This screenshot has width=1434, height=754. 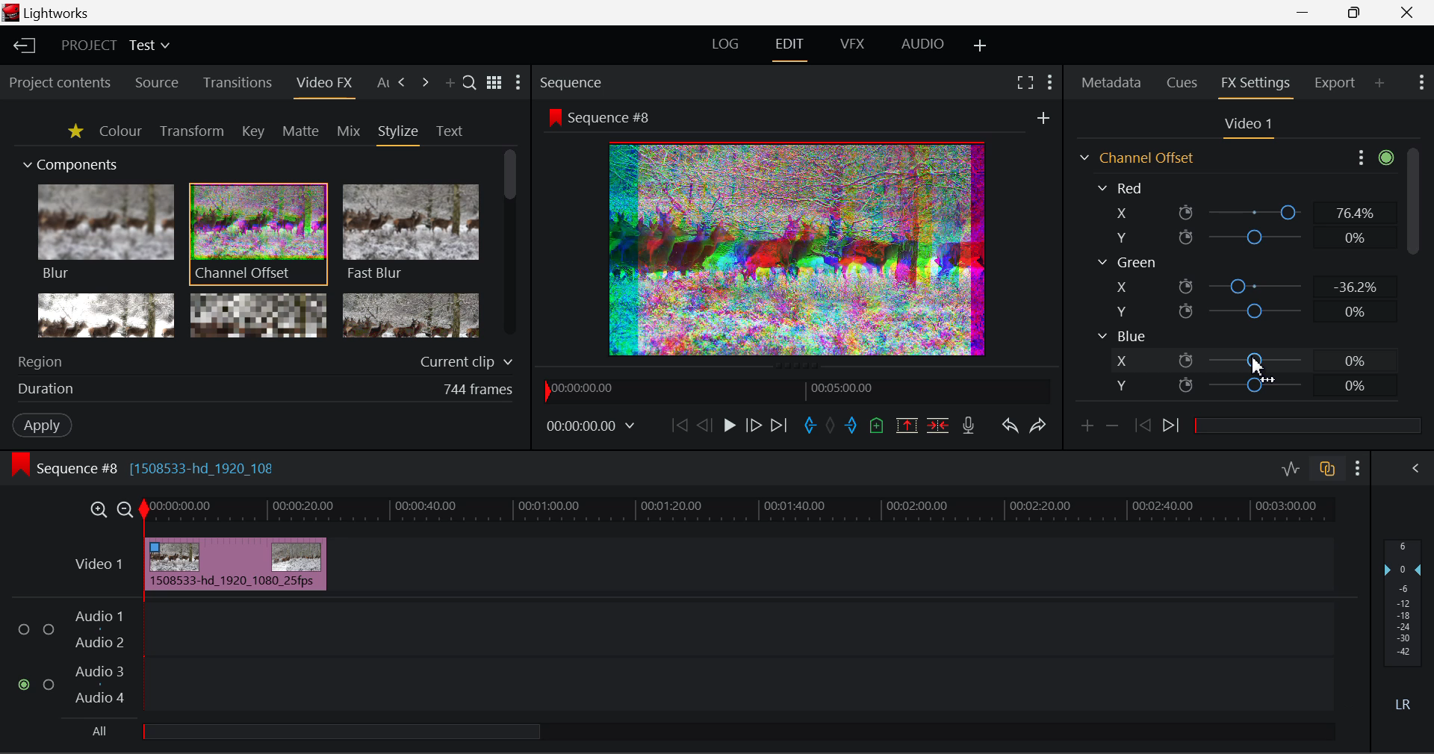 What do you see at coordinates (191, 131) in the screenshot?
I see `Transform` at bounding box center [191, 131].